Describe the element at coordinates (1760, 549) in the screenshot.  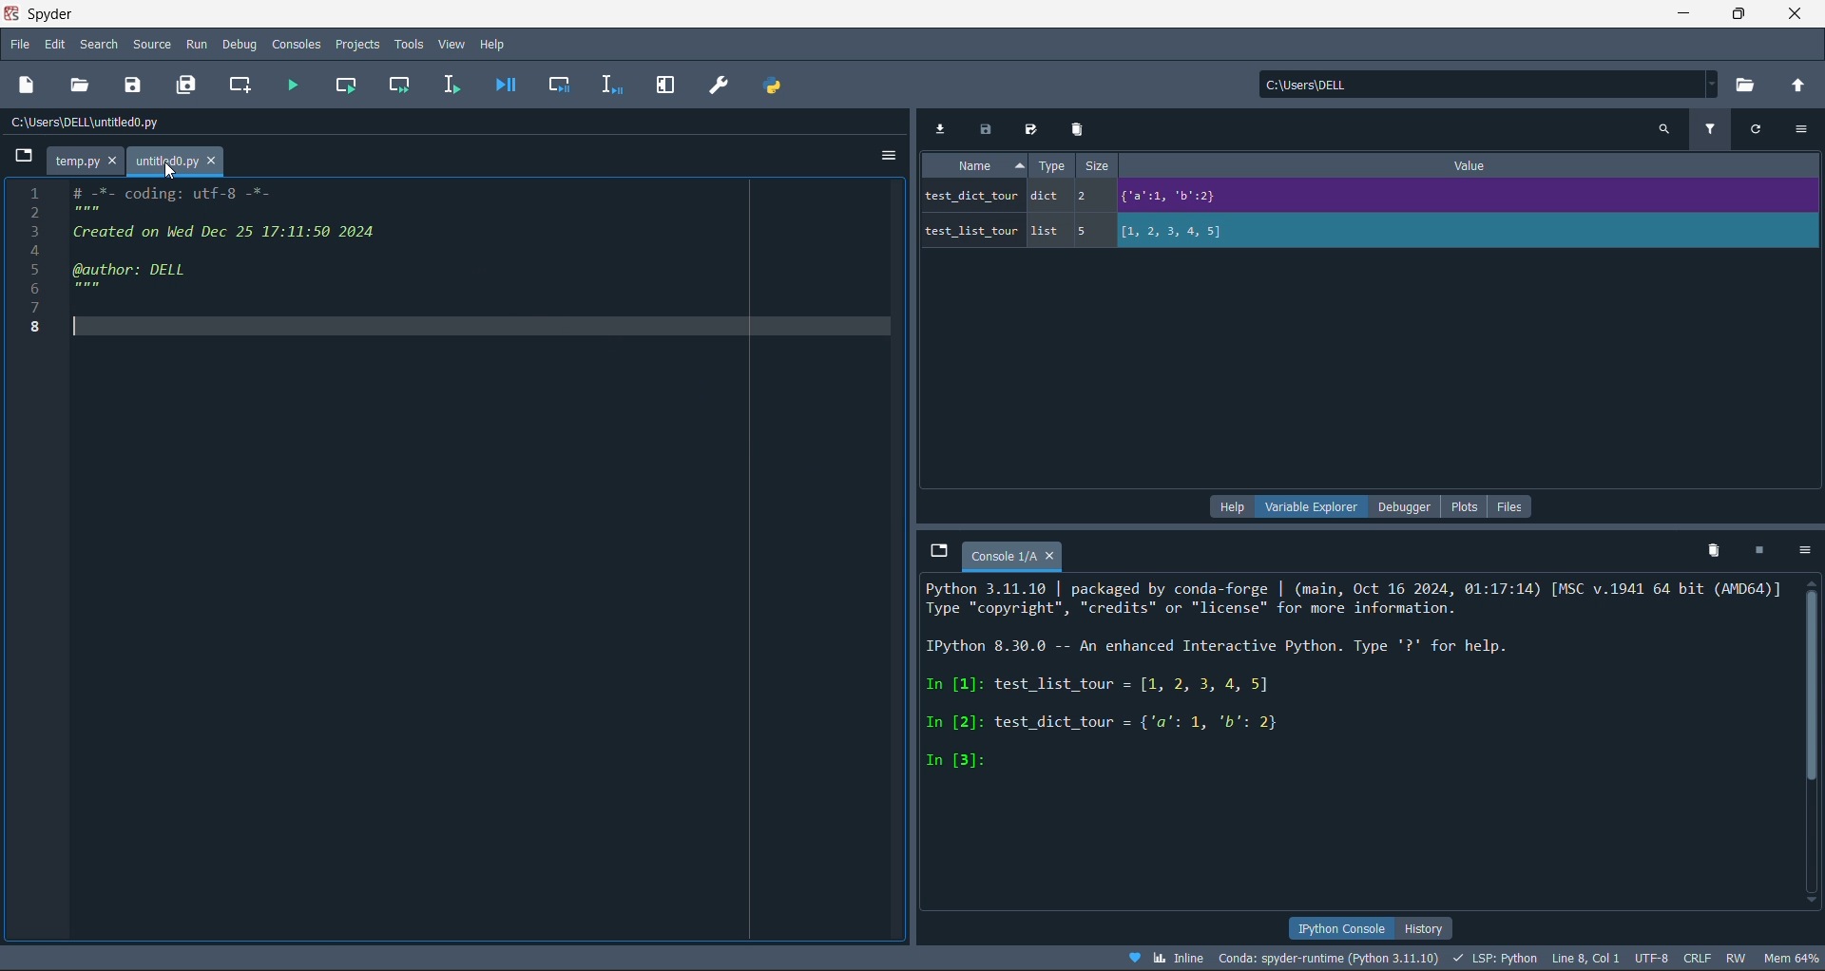
I see `close kernel` at that location.